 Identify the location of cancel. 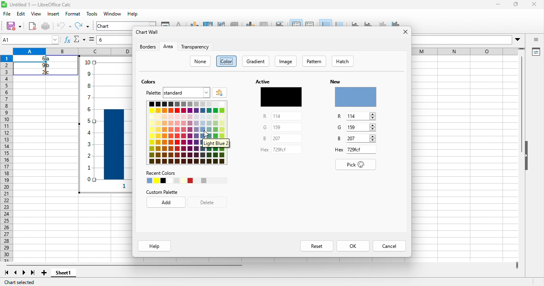
(390, 245).